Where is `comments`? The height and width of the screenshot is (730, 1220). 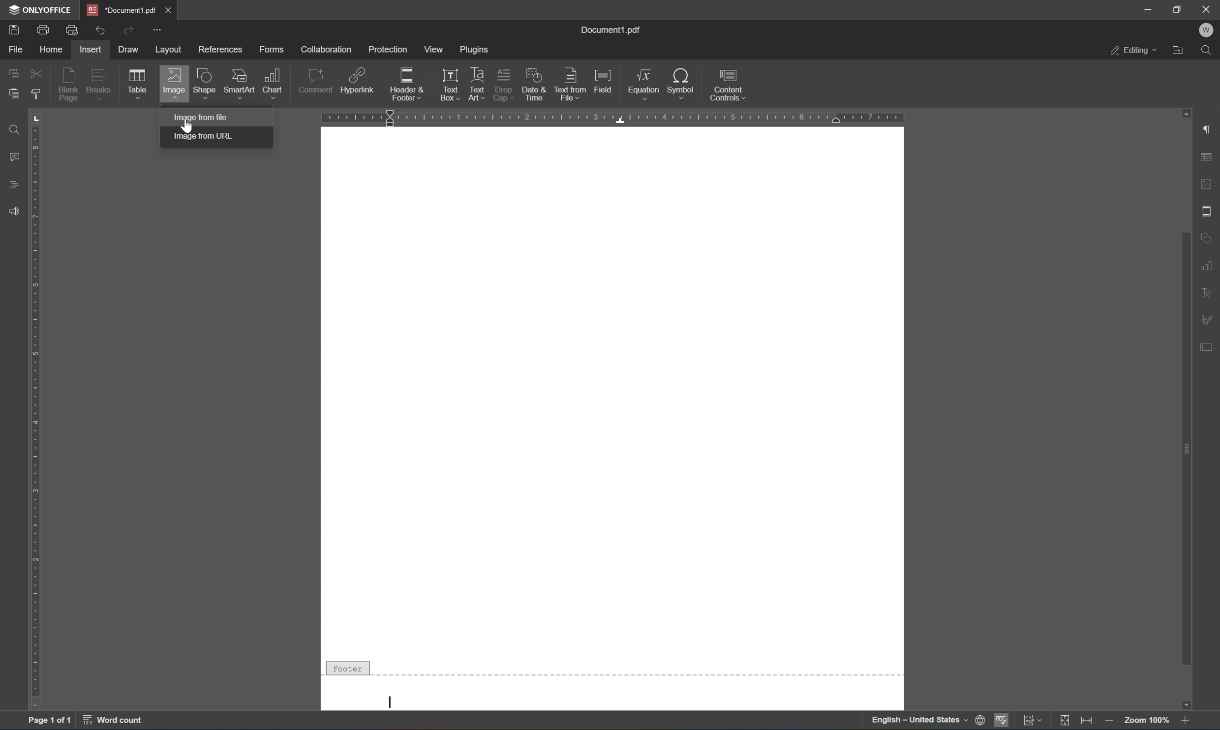
comments is located at coordinates (13, 155).